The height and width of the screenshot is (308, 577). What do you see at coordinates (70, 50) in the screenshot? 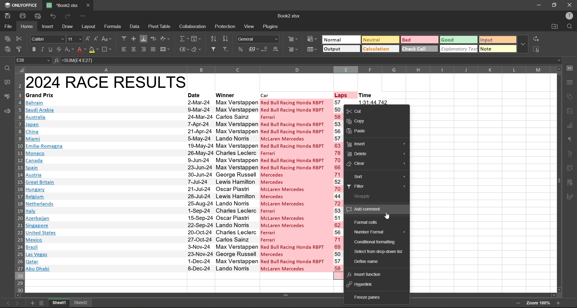
I see `sub/superscript` at bounding box center [70, 50].